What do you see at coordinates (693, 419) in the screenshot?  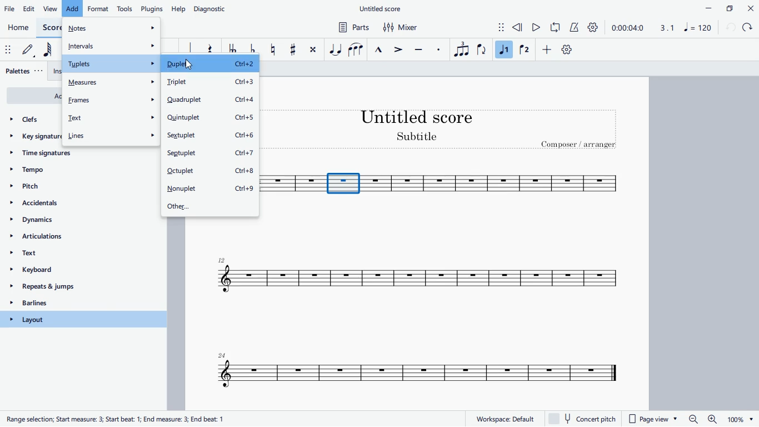 I see `zoom out` at bounding box center [693, 419].